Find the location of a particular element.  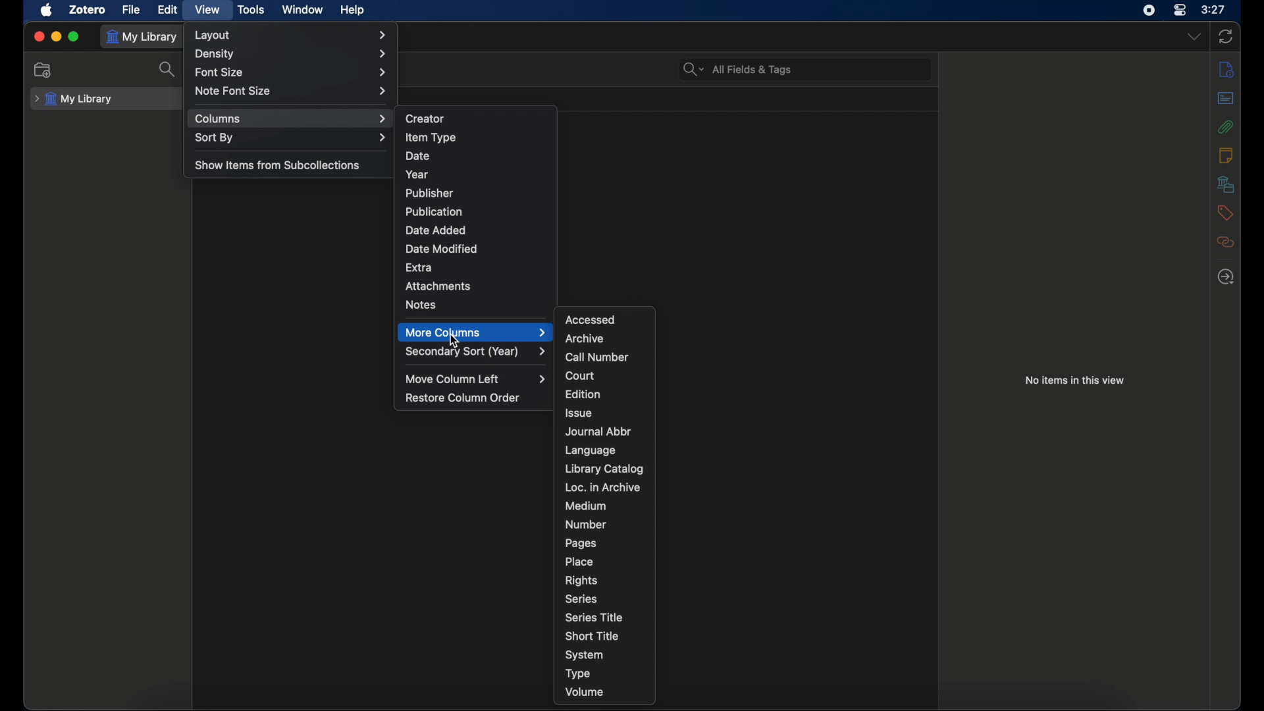

journal abbr is located at coordinates (599, 433).